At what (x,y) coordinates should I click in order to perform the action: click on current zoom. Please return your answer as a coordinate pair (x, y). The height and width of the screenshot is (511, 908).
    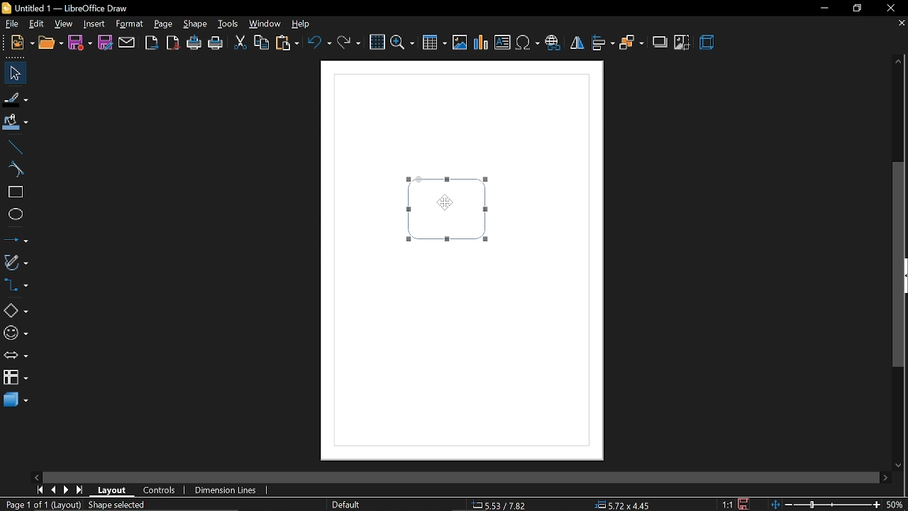
    Looking at the image, I should click on (895, 505).